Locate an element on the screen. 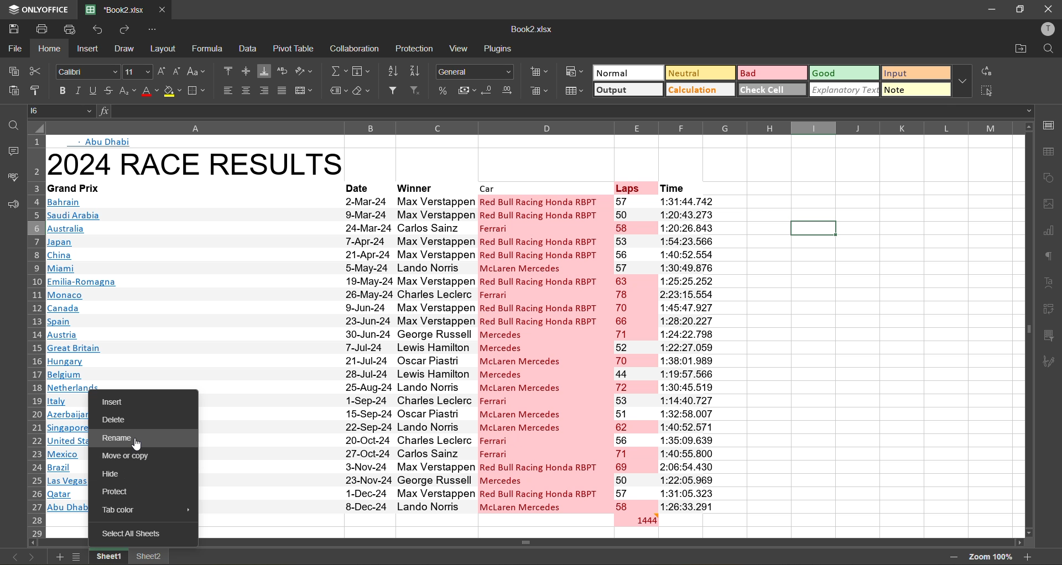 The width and height of the screenshot is (1062, 565). car is located at coordinates (544, 187).